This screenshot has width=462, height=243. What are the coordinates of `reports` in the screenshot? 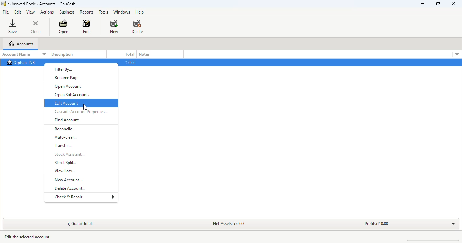 It's located at (86, 12).